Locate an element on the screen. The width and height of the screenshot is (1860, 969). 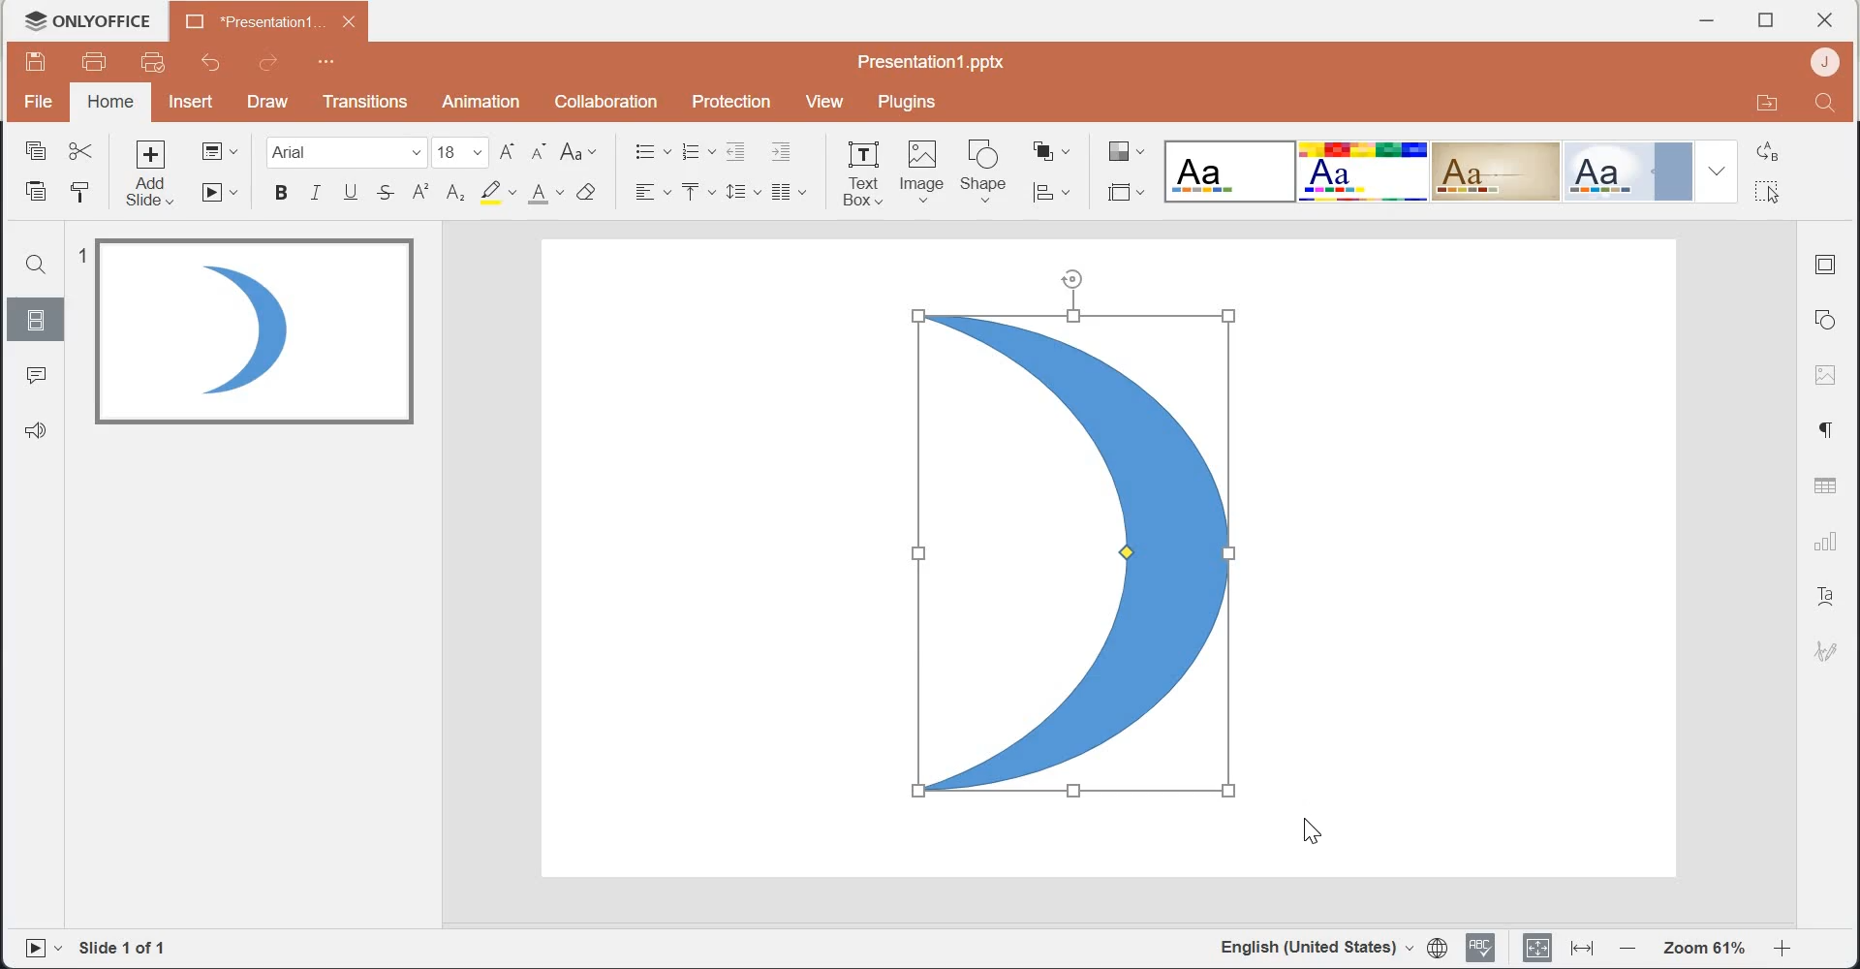
Vertical Align is located at coordinates (699, 190).